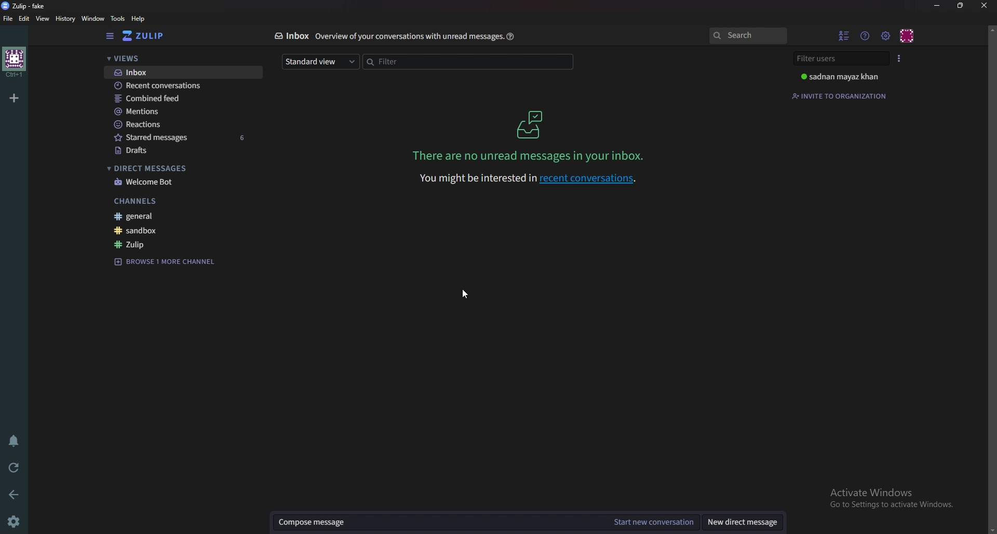  What do you see at coordinates (530, 123) in the screenshot?
I see `Inbox logo` at bounding box center [530, 123].